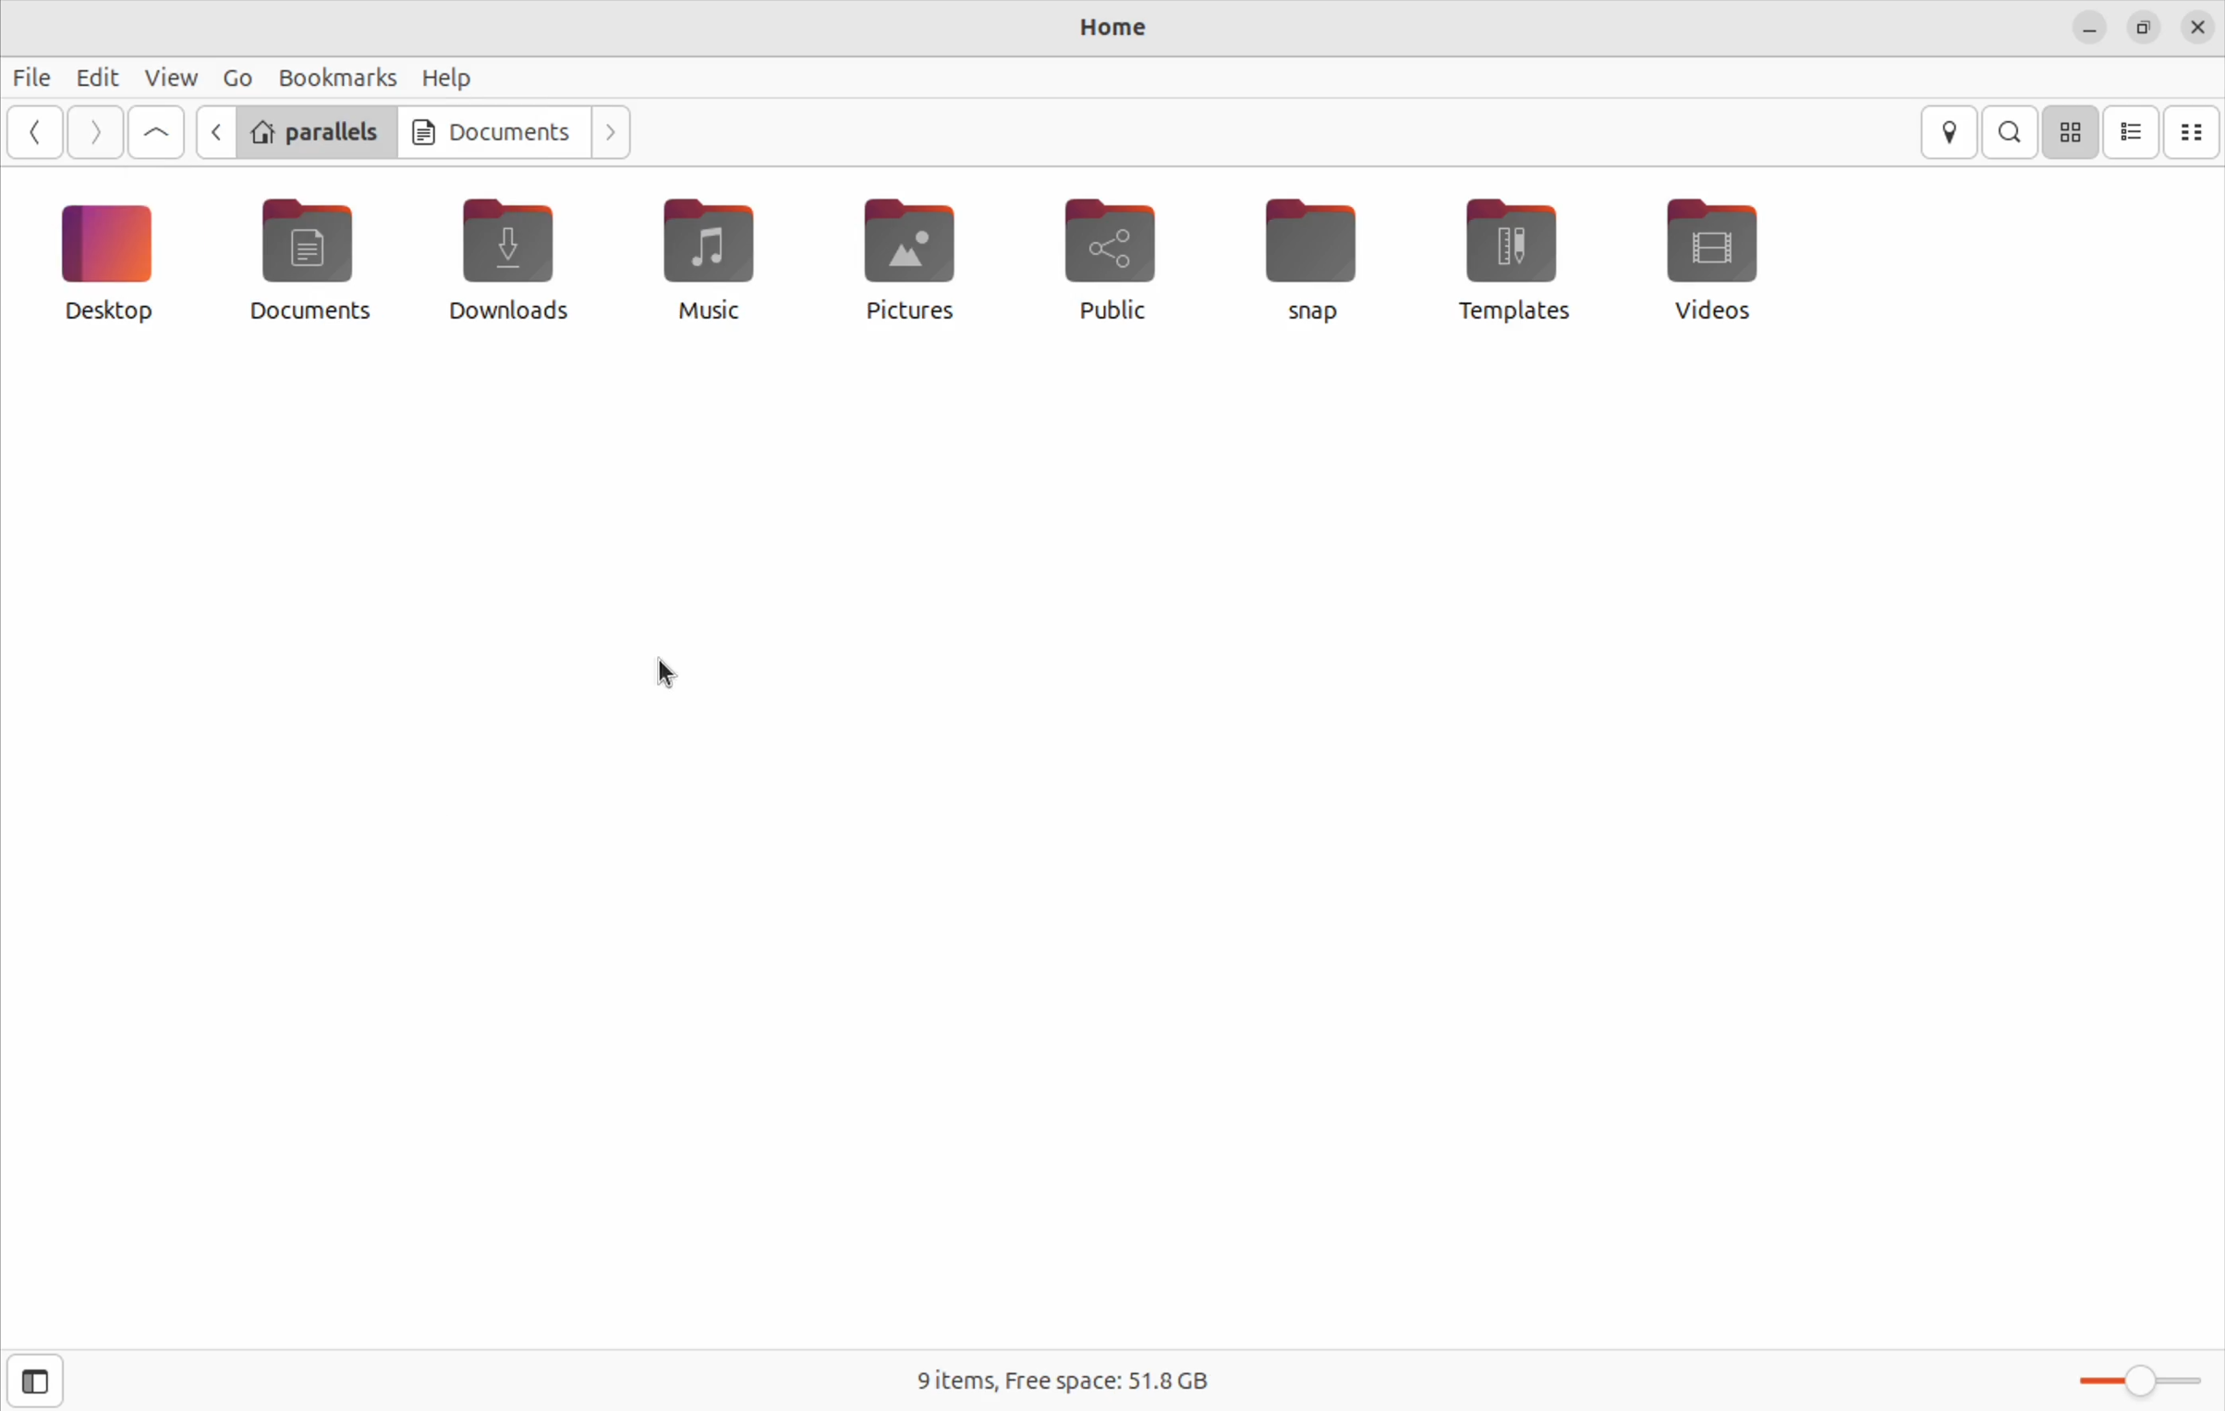 The image size is (2225, 1411). Describe the element at coordinates (2131, 134) in the screenshot. I see `list view` at that location.